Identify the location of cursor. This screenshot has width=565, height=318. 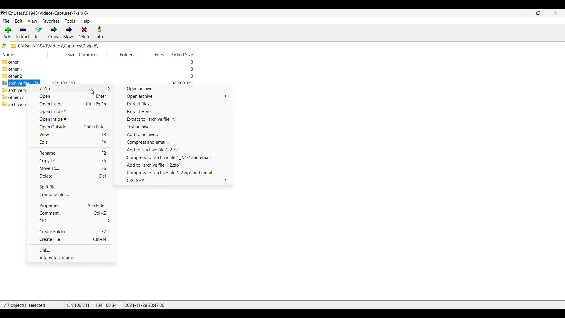
(93, 92).